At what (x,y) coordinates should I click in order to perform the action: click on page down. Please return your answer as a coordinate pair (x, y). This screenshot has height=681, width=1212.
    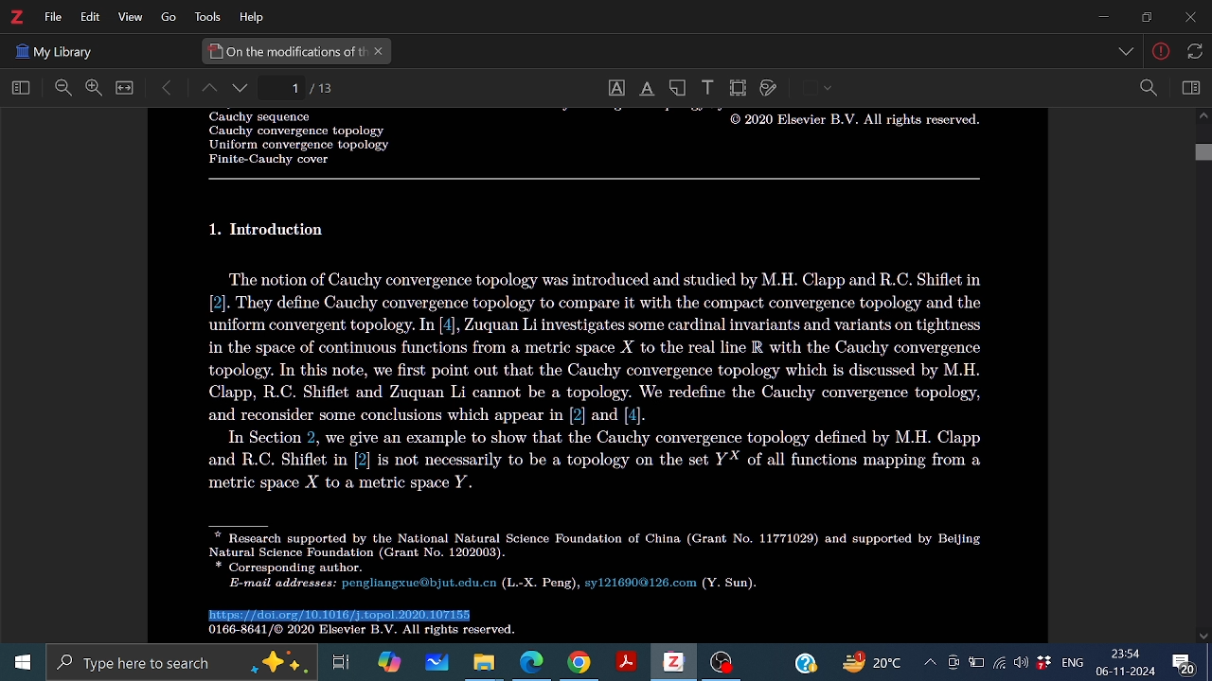
    Looking at the image, I should click on (242, 90).